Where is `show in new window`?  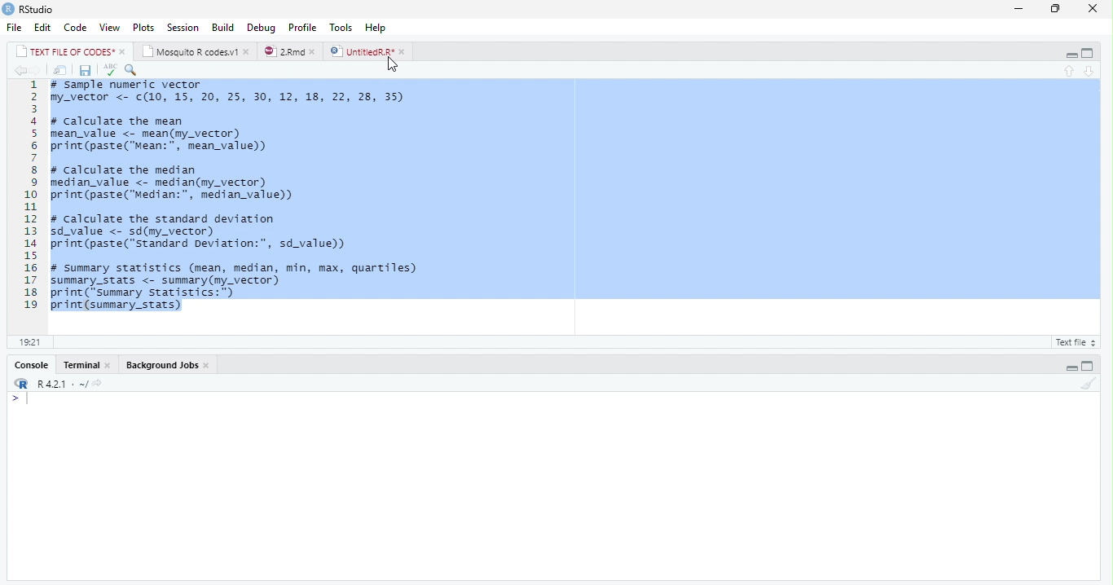 show in new window is located at coordinates (62, 72).